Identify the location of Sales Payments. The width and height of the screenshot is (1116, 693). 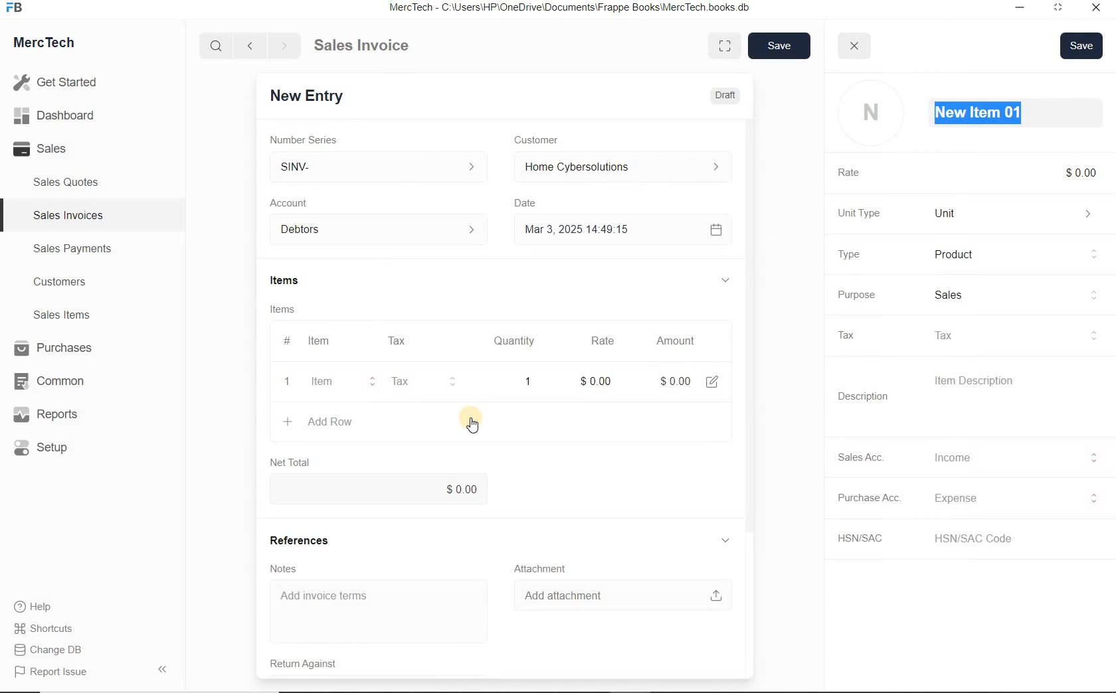
(70, 249).